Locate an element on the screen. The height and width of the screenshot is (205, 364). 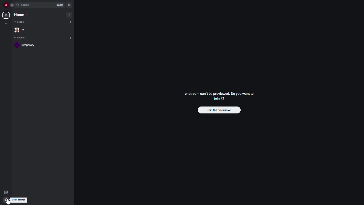
cursor is located at coordinates (9, 202).